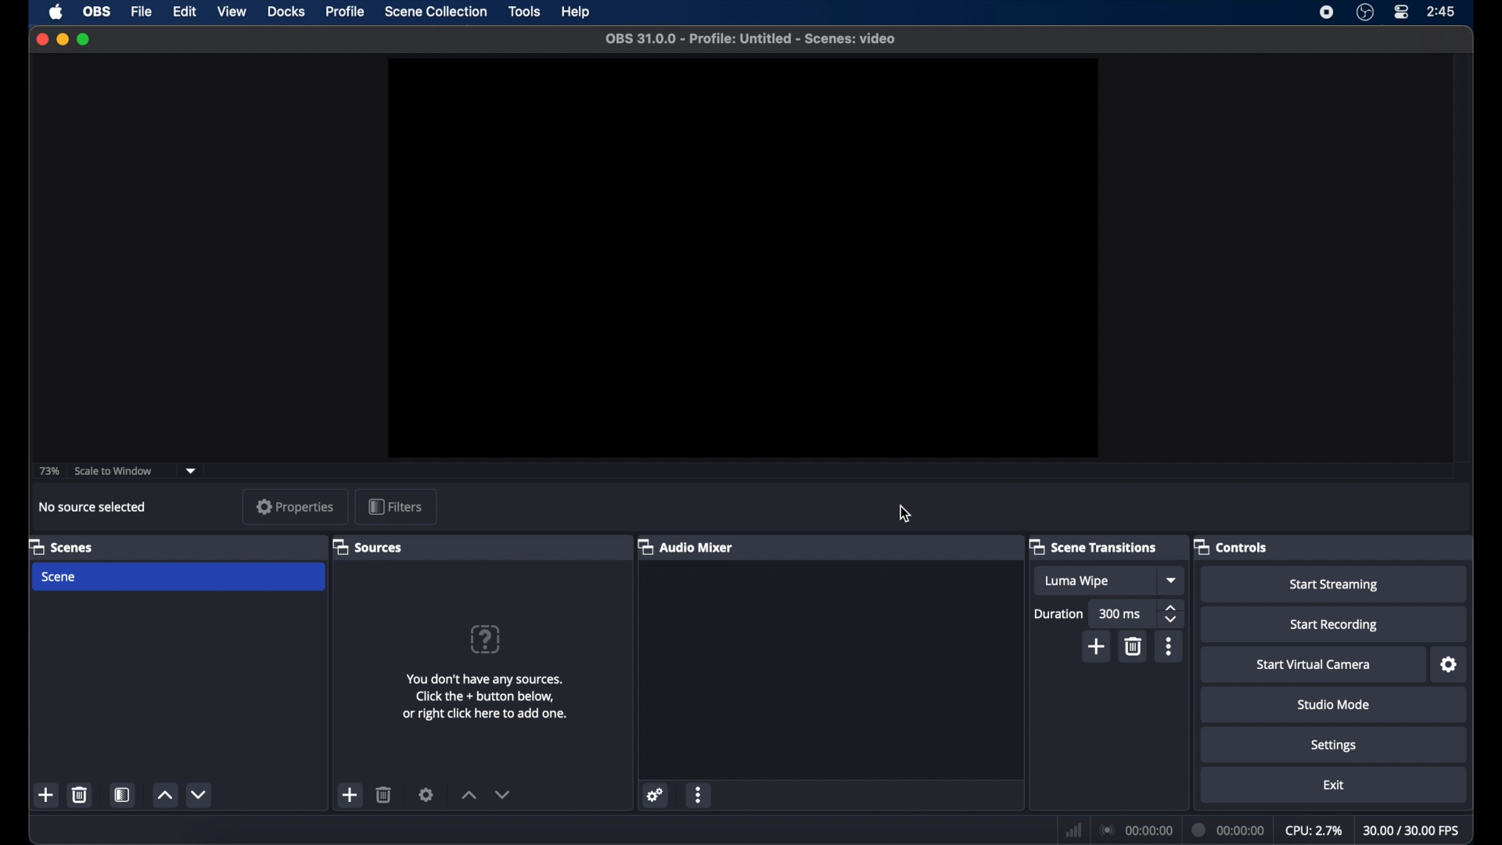 The width and height of the screenshot is (1502, 845). I want to click on start virtual camera, so click(1314, 665).